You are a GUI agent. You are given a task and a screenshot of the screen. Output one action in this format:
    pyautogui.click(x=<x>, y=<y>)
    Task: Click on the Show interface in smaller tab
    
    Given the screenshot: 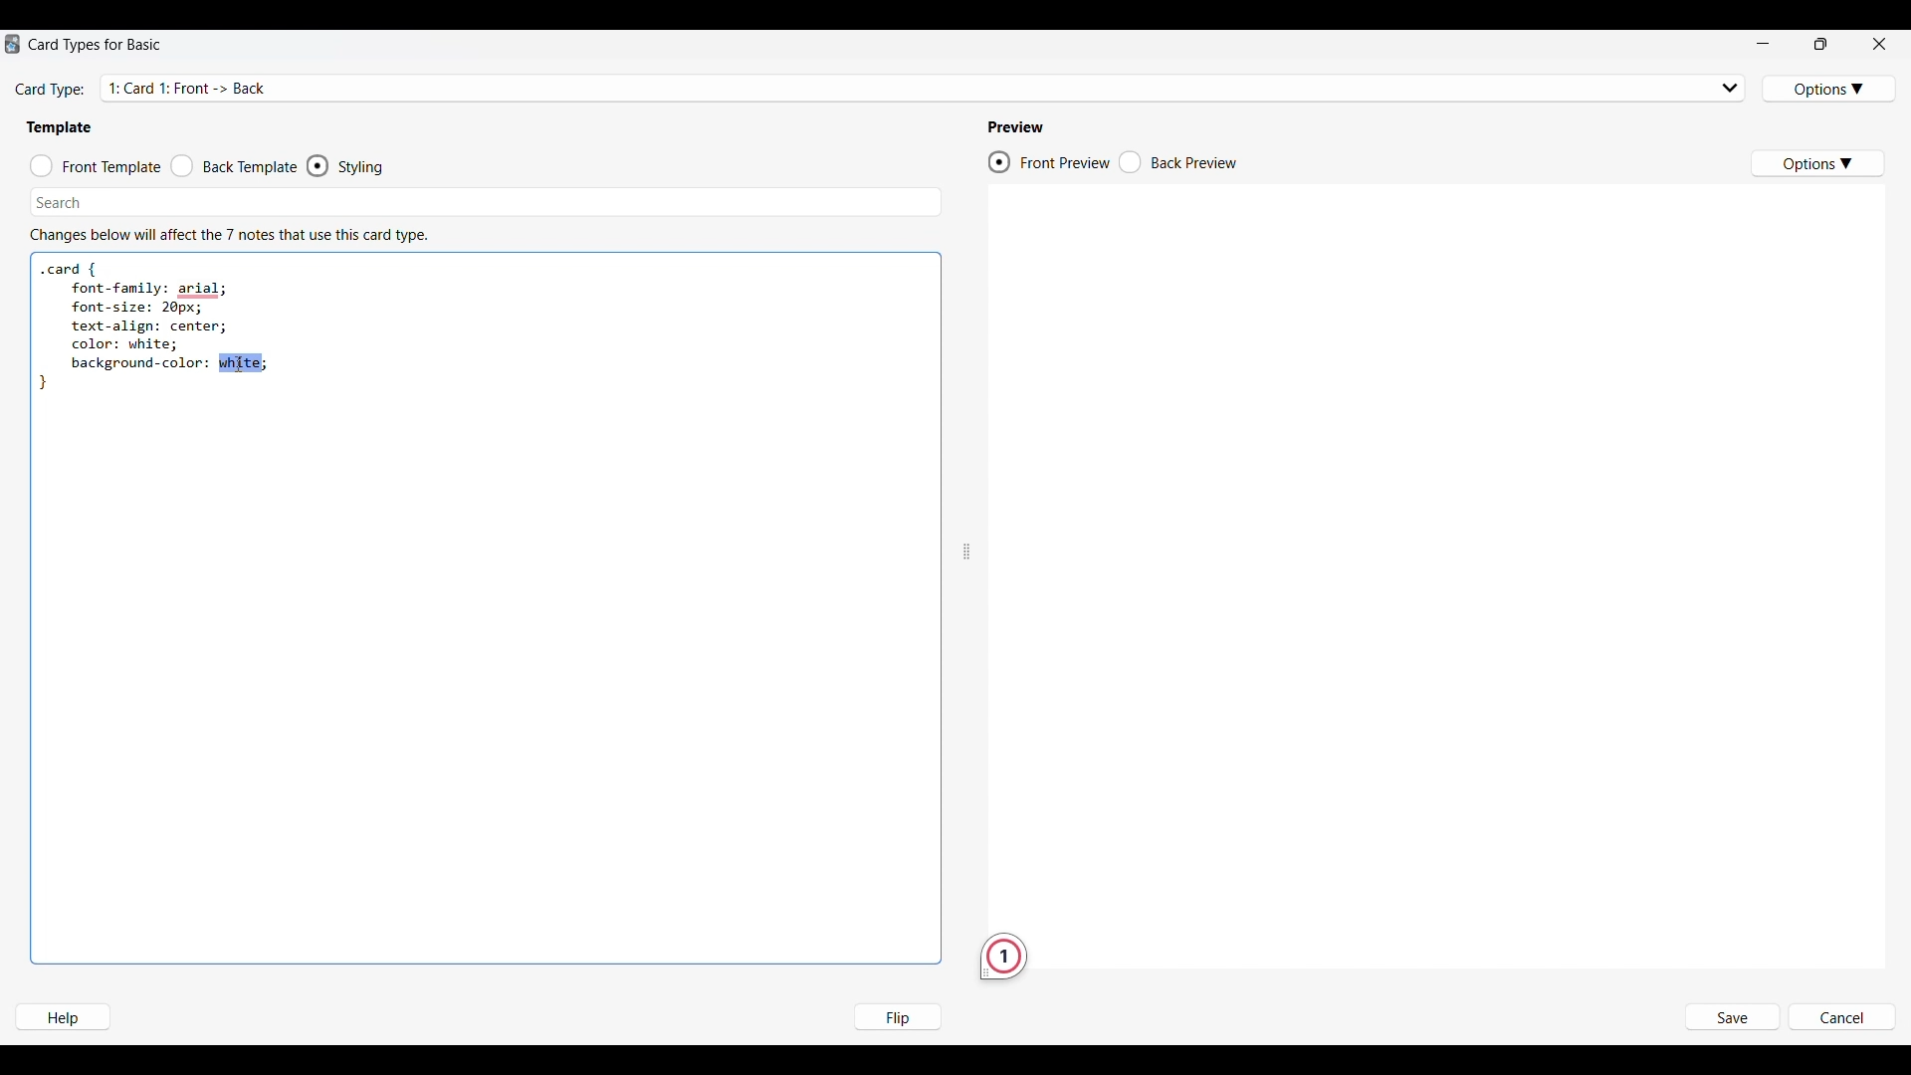 What is the action you would take?
    pyautogui.click(x=1821, y=44)
    